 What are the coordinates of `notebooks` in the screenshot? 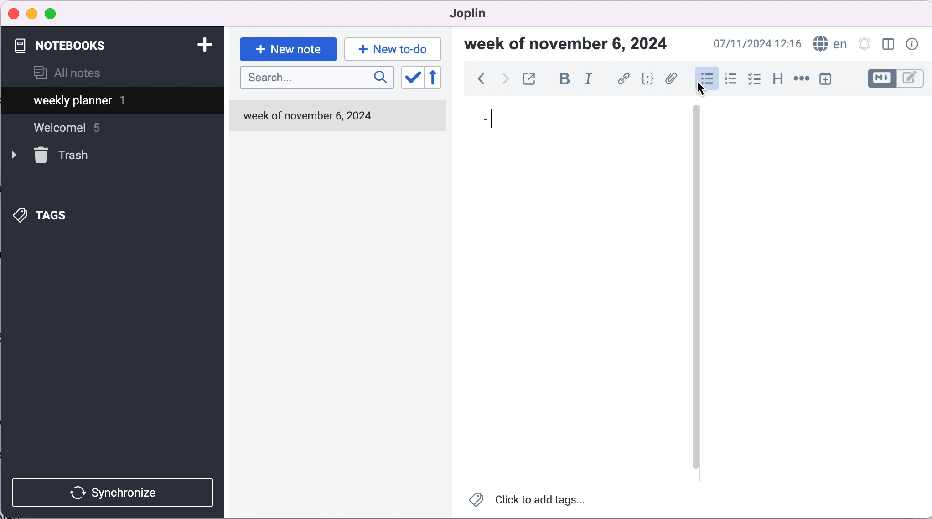 It's located at (67, 46).